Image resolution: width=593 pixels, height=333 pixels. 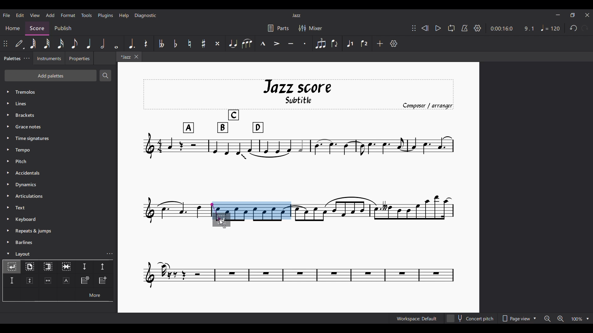 I want to click on Metronome , so click(x=465, y=28).